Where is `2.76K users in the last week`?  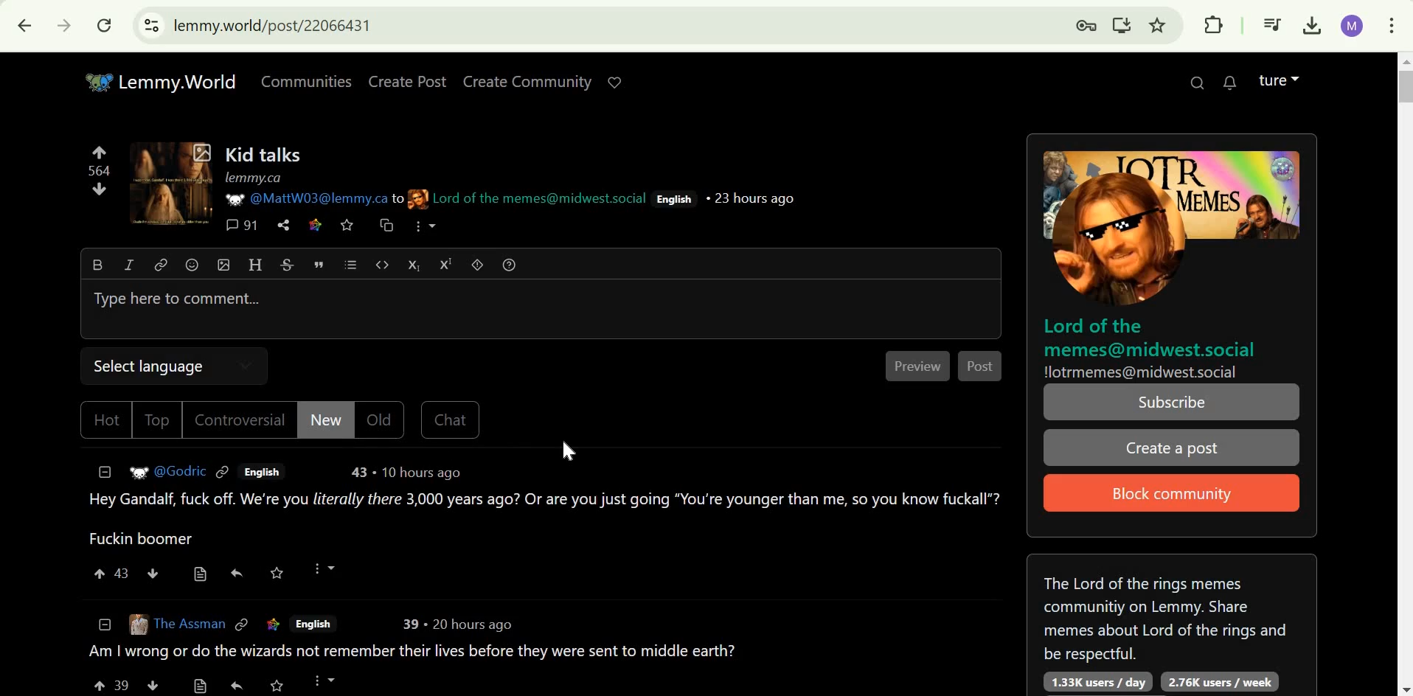
2.76K users in the last week is located at coordinates (1221, 682).